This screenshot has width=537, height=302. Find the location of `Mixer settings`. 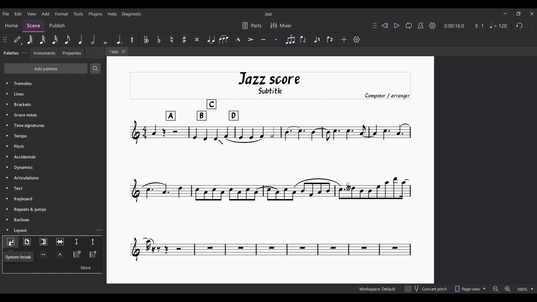

Mixer settings is located at coordinates (281, 26).